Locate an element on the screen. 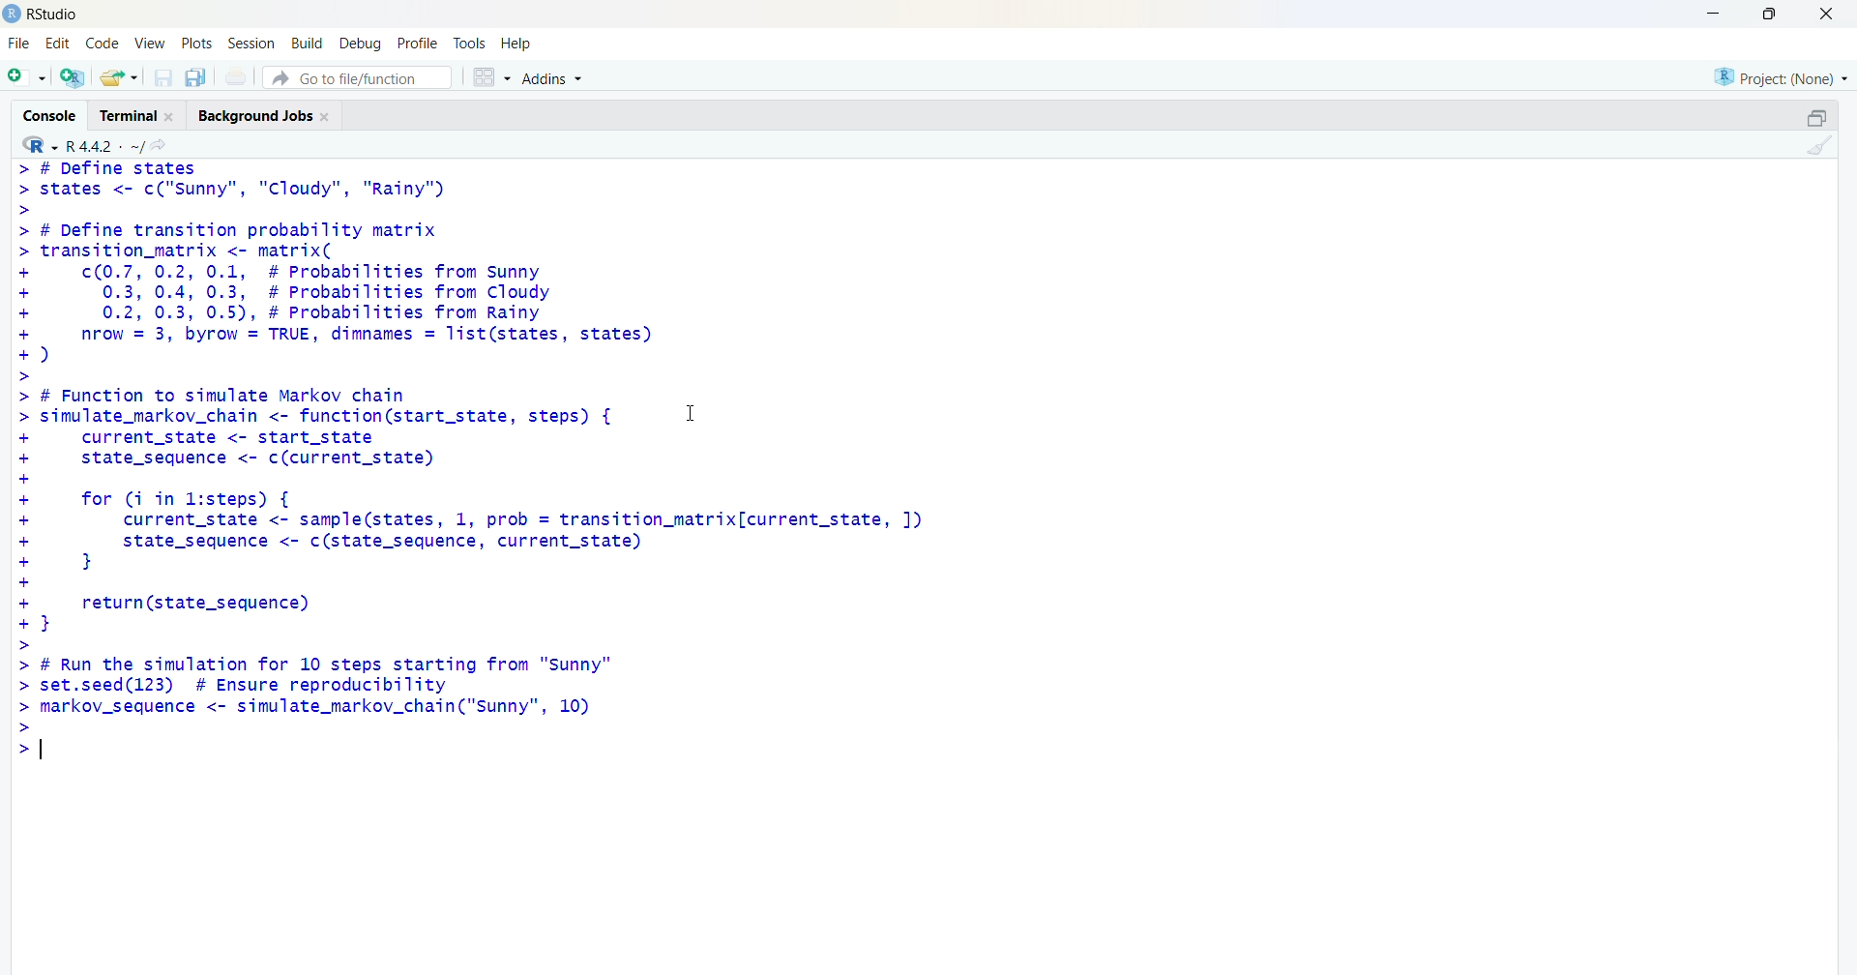 The image size is (1857, 975). close is located at coordinates (1826, 15).